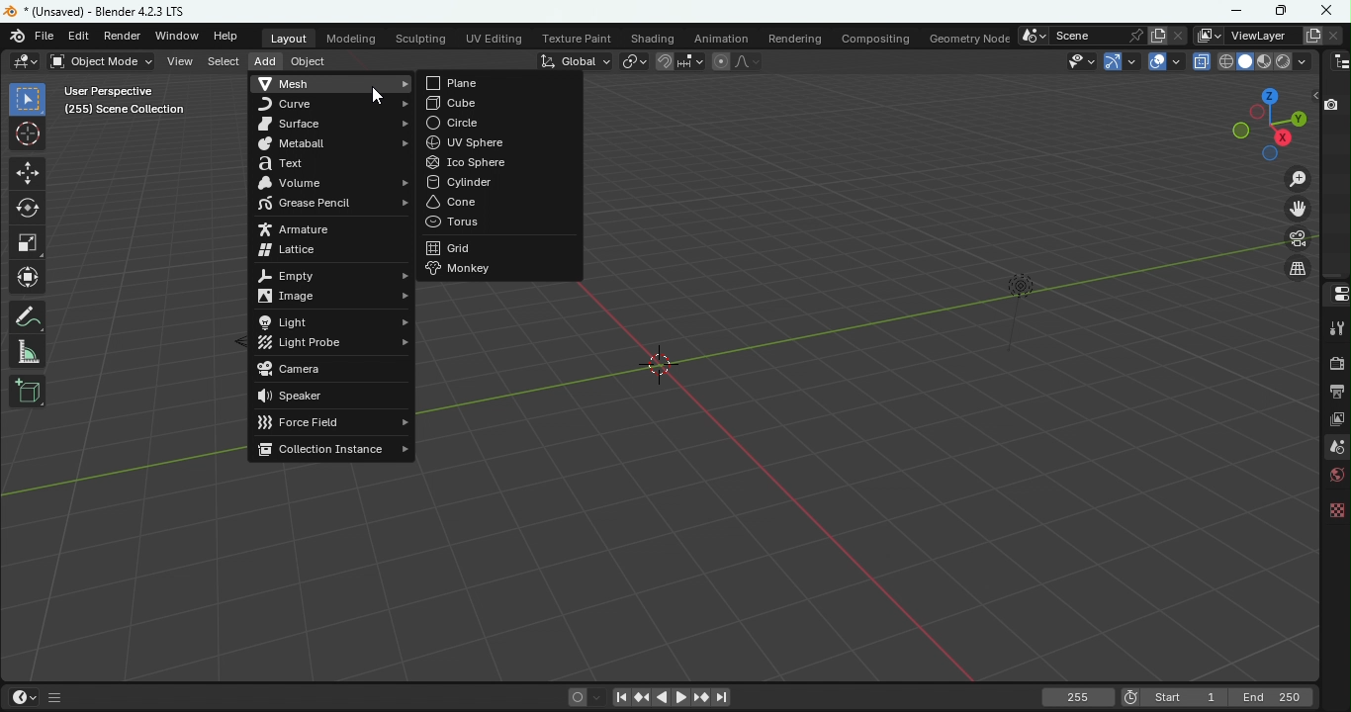 Image resolution: width=1351 pixels, height=712 pixels. Describe the element at coordinates (1283, 12) in the screenshot. I see `MAximize` at that location.